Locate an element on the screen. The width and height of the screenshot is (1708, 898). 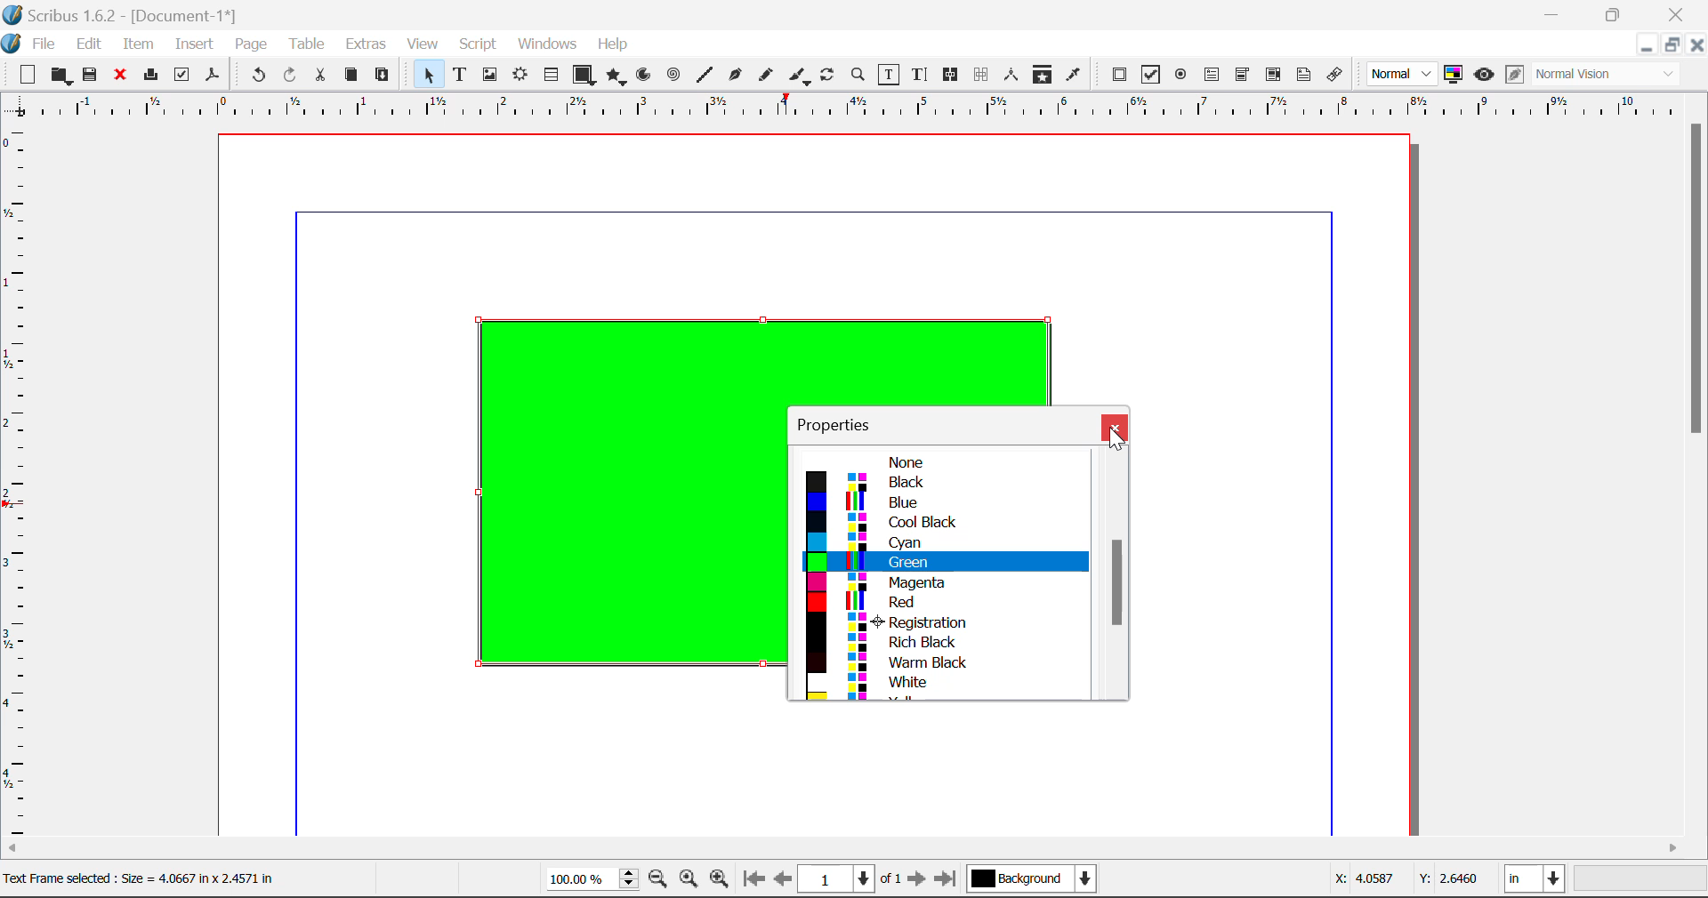
View is located at coordinates (423, 45).